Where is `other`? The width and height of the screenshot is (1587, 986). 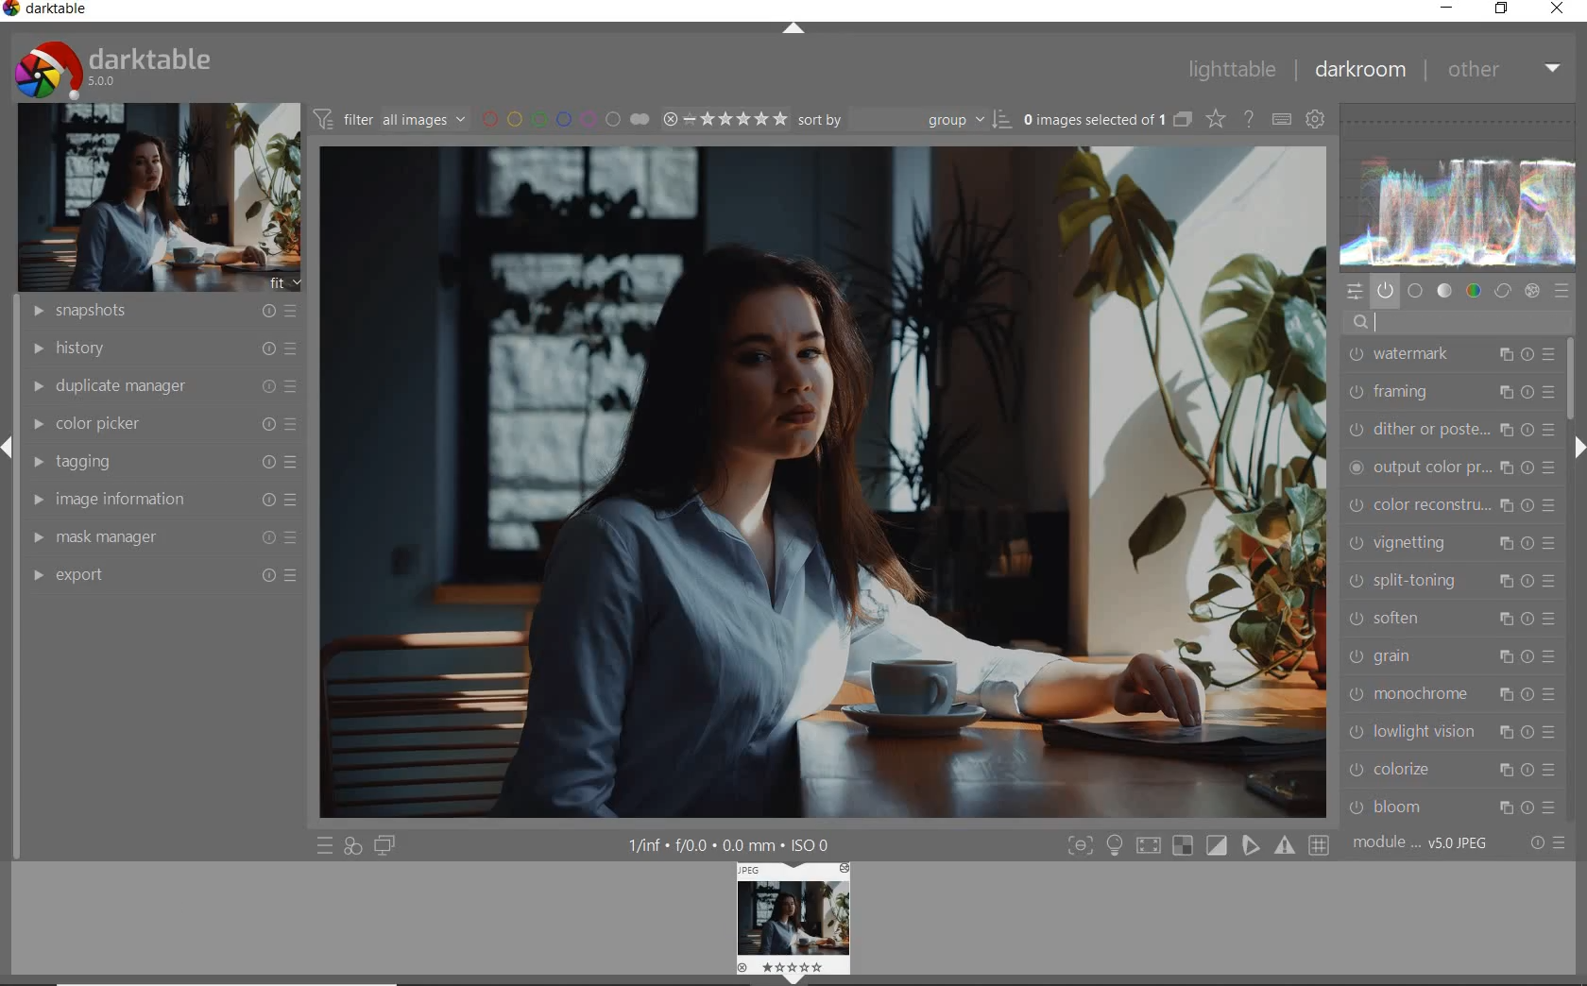 other is located at coordinates (1503, 69).